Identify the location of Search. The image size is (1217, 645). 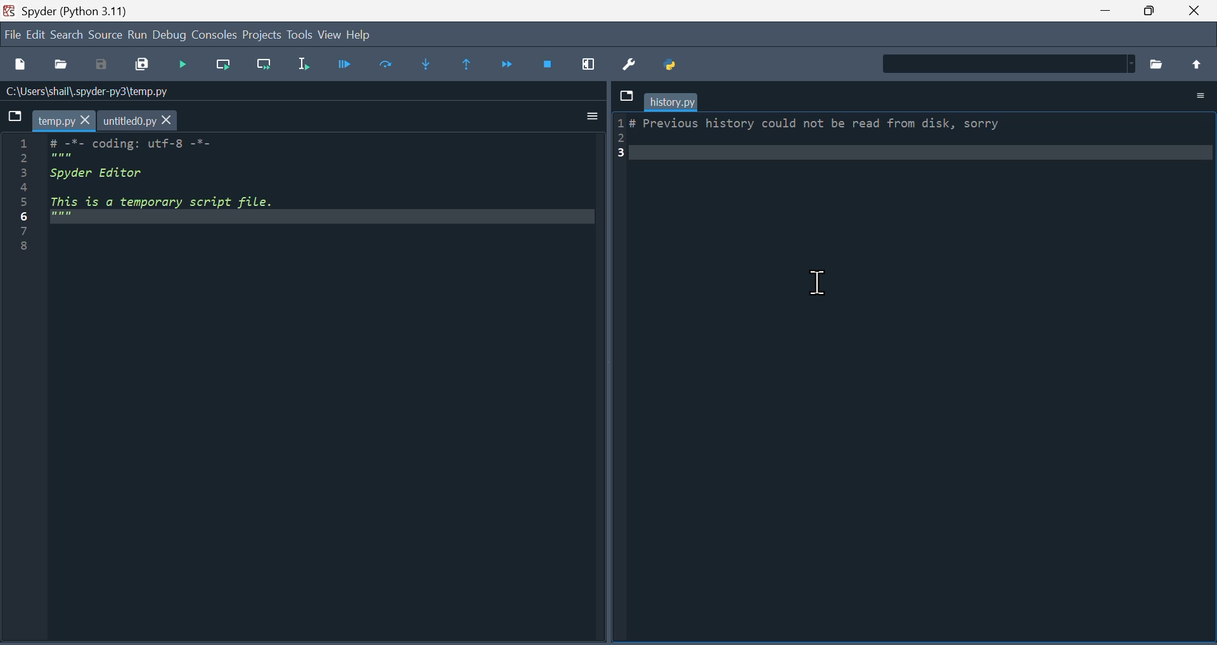
(67, 36).